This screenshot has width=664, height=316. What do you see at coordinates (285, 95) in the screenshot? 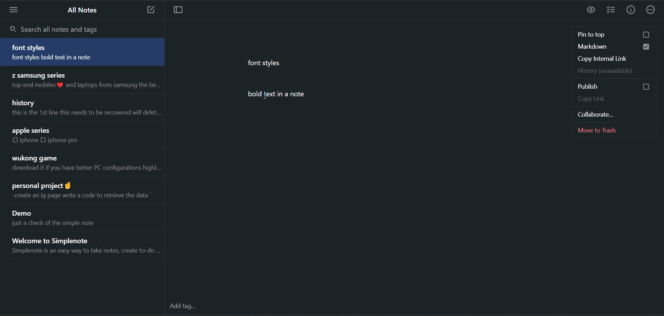
I see `bold text in a note` at bounding box center [285, 95].